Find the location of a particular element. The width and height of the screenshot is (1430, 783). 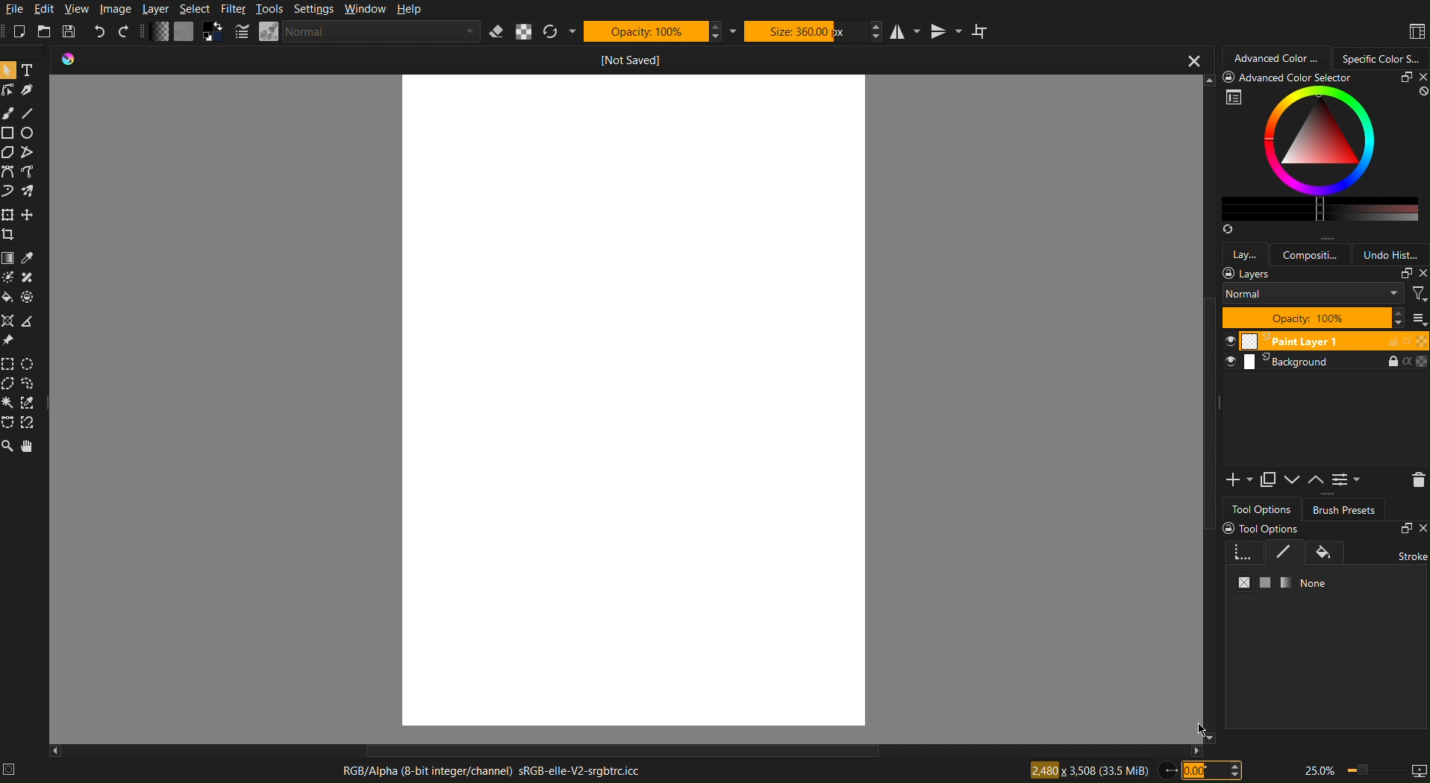

Specific Color Selector is located at coordinates (1384, 57).